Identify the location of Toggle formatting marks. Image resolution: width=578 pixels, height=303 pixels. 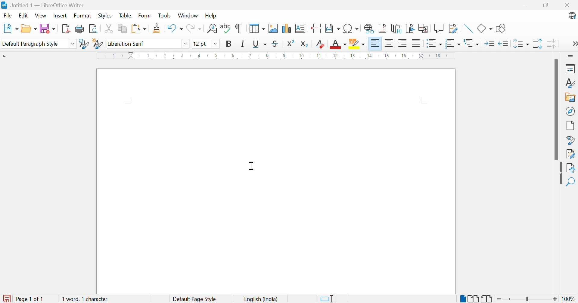
(238, 28).